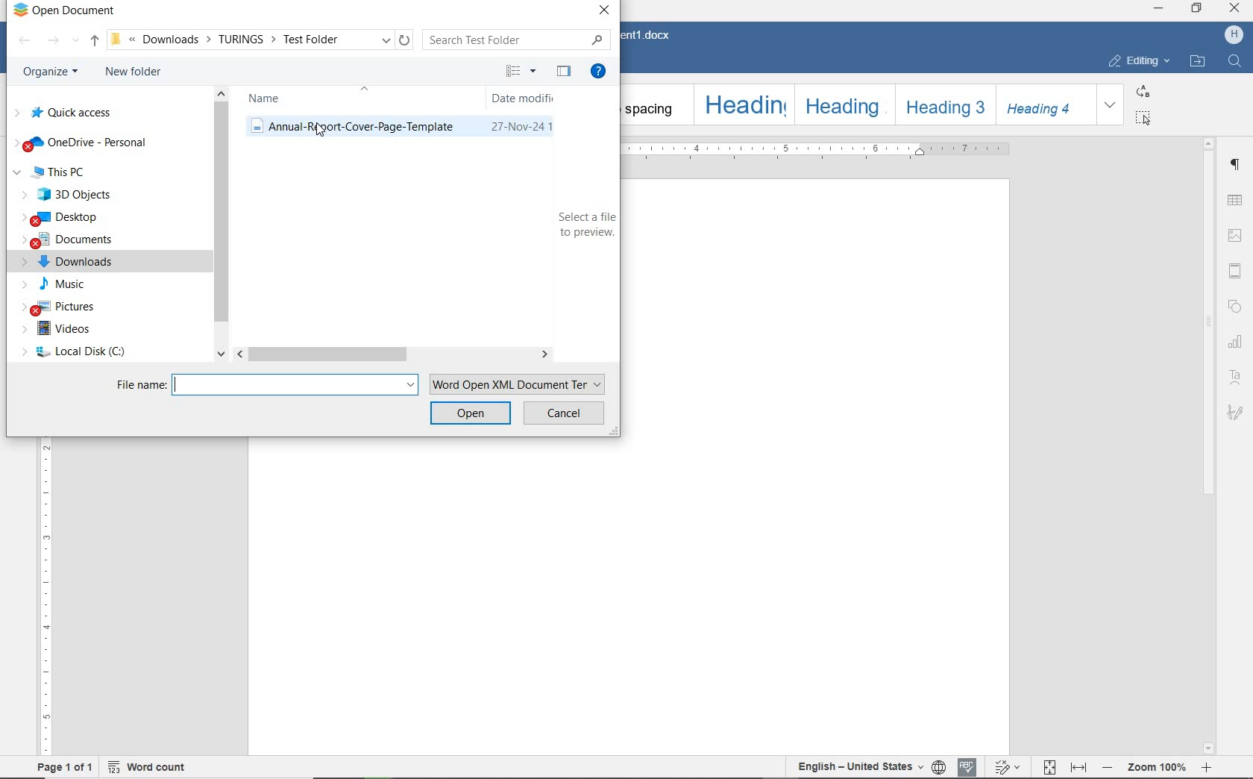 The height and width of the screenshot is (779, 1253). I want to click on path, so click(259, 40).